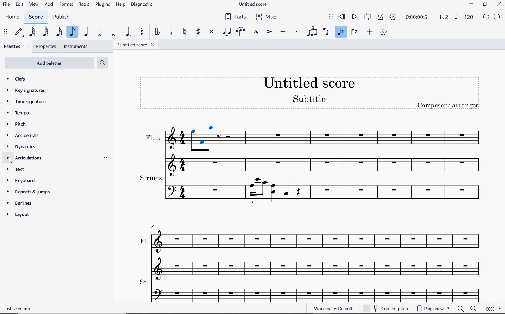 The height and width of the screenshot is (314, 505). Describe the element at coordinates (310, 149) in the screenshot. I see `flute` at that location.